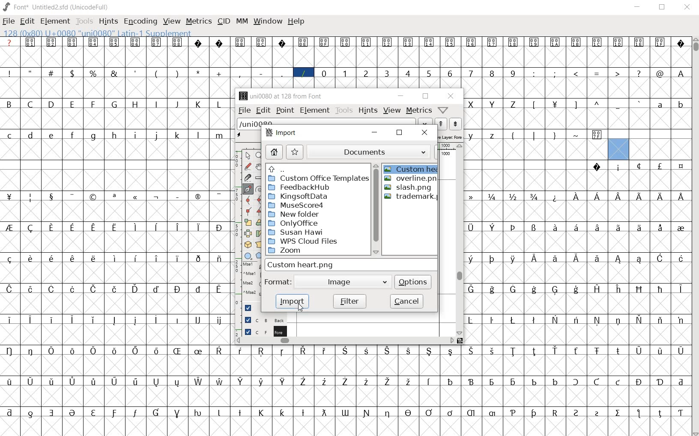 Image resolution: width=699 pixels, height=436 pixels. Describe the element at coordinates (303, 350) in the screenshot. I see `glyph` at that location.